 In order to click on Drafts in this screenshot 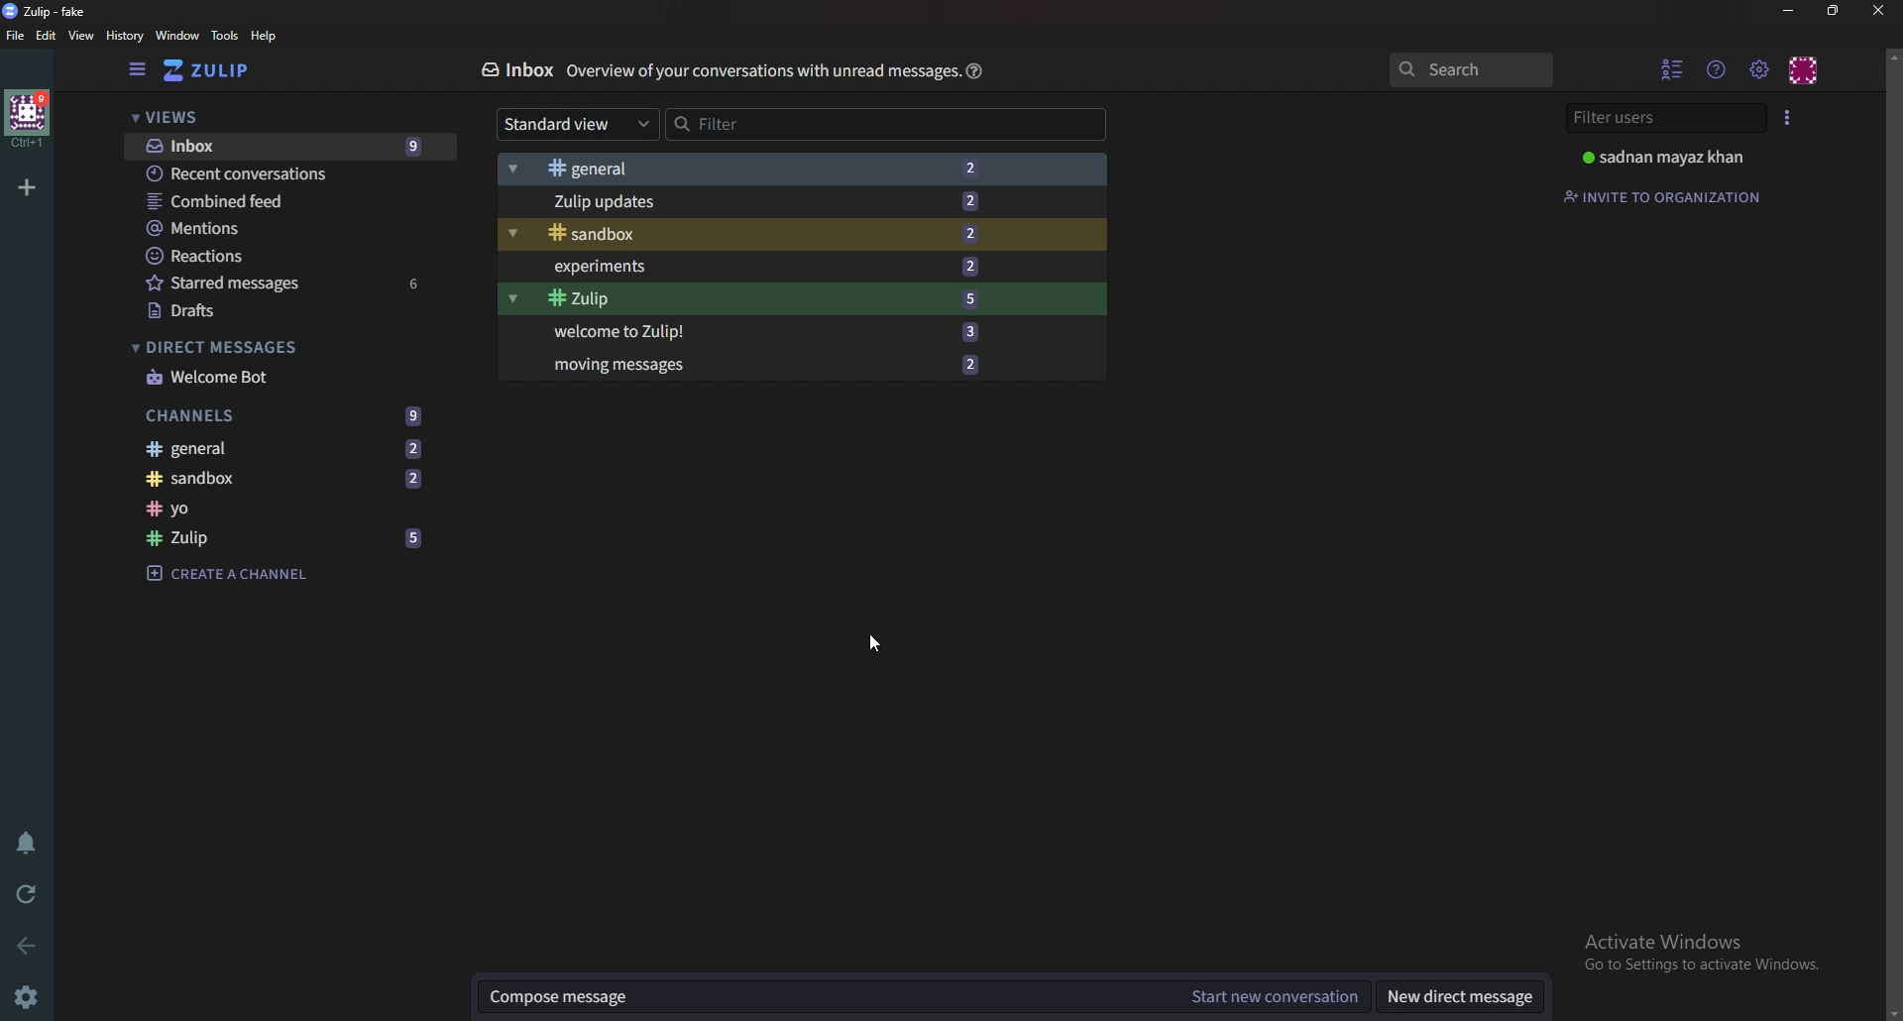, I will do `click(284, 311)`.